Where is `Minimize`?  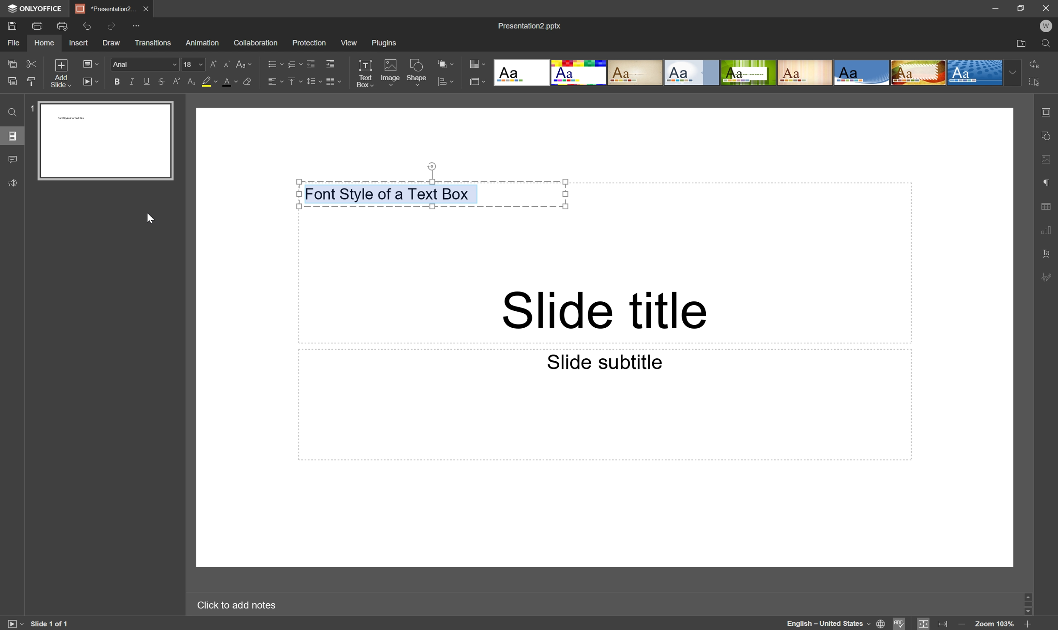 Minimize is located at coordinates (996, 6).